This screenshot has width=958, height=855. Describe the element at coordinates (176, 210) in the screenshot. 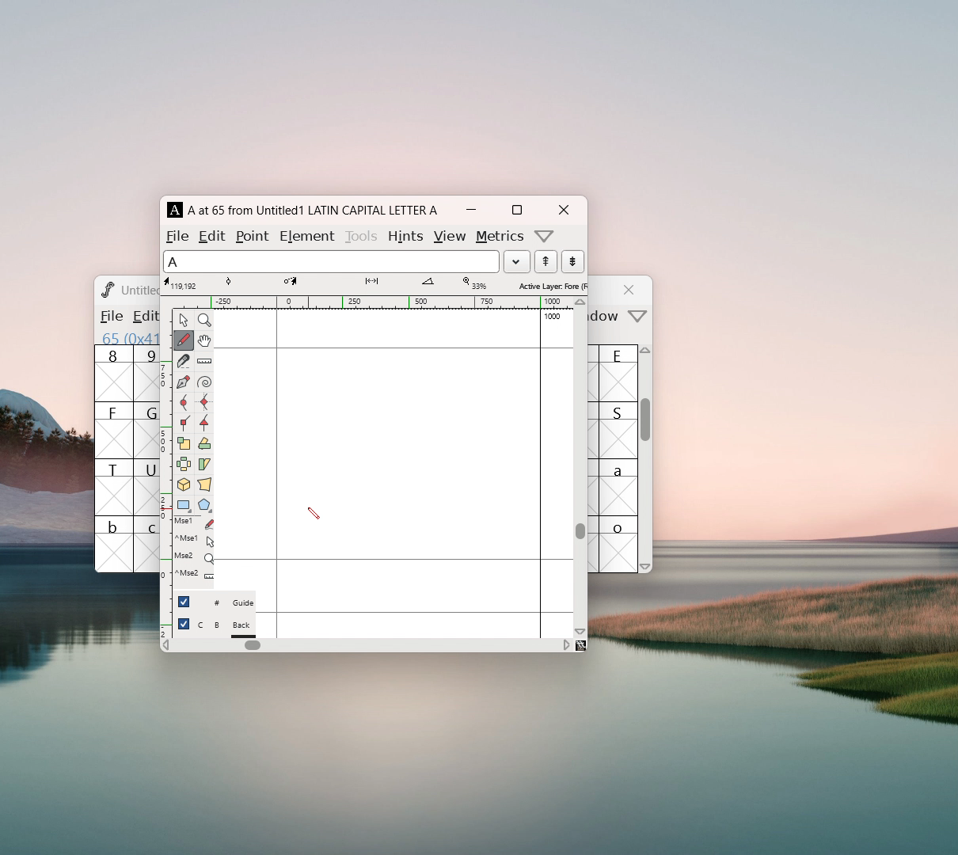

I see `A` at that location.